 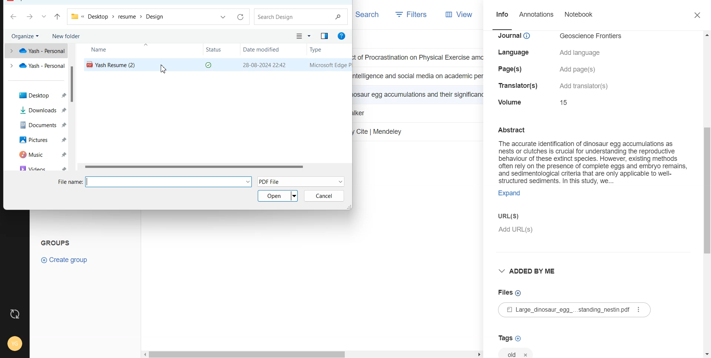 I want to click on expand, so click(x=512, y=192).